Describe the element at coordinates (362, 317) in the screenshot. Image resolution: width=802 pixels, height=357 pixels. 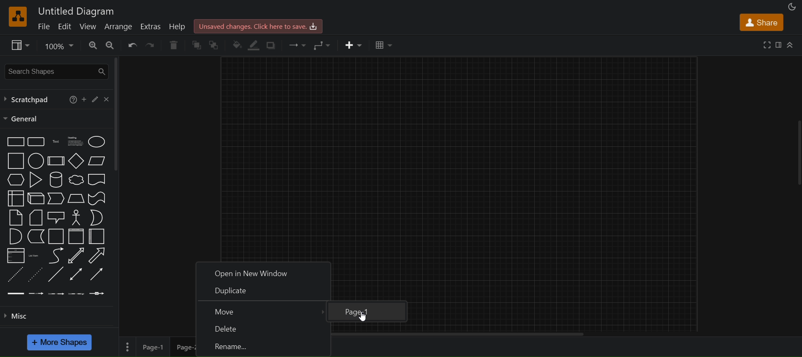
I see `cursor` at that location.